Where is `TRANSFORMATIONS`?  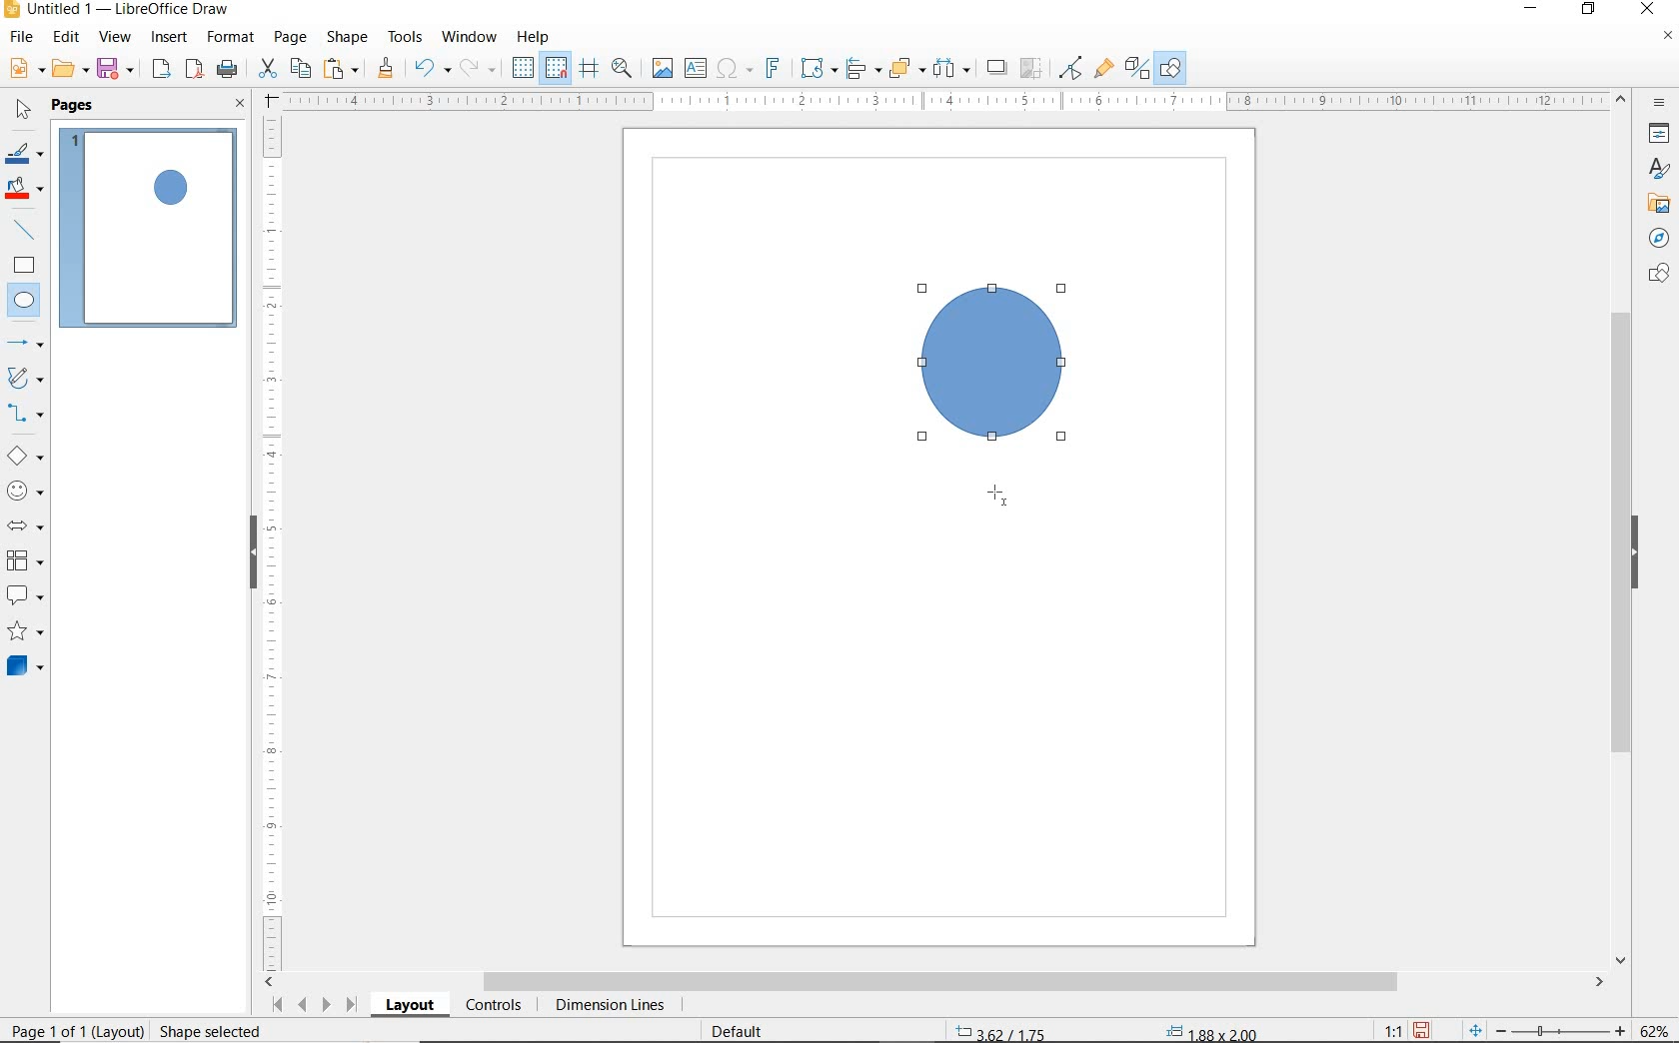 TRANSFORMATIONS is located at coordinates (816, 68).